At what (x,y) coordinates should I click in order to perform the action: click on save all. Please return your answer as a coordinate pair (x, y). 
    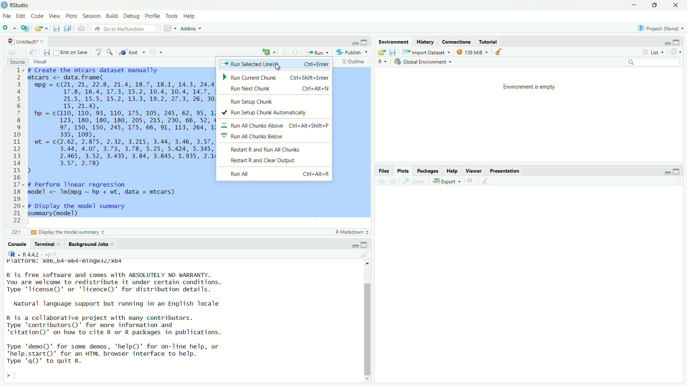
    Looking at the image, I should click on (69, 28).